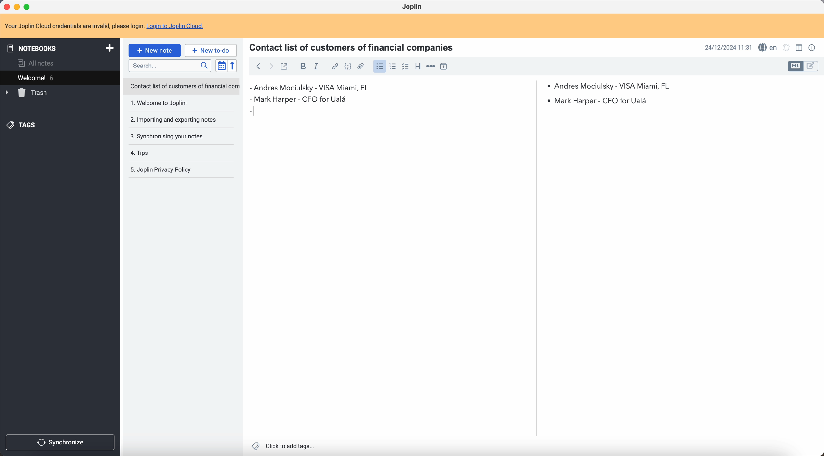 This screenshot has height=456, width=824. I want to click on Andres Mociulsky - VISA Miami, FL, so click(613, 85).